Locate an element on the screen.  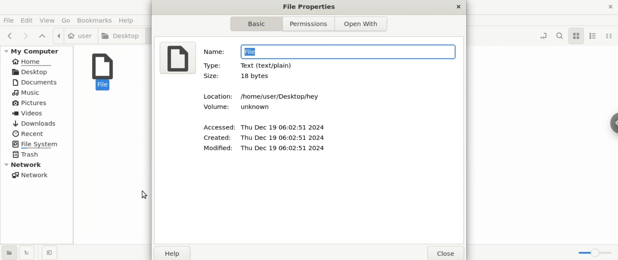
list view is located at coordinates (594, 36).